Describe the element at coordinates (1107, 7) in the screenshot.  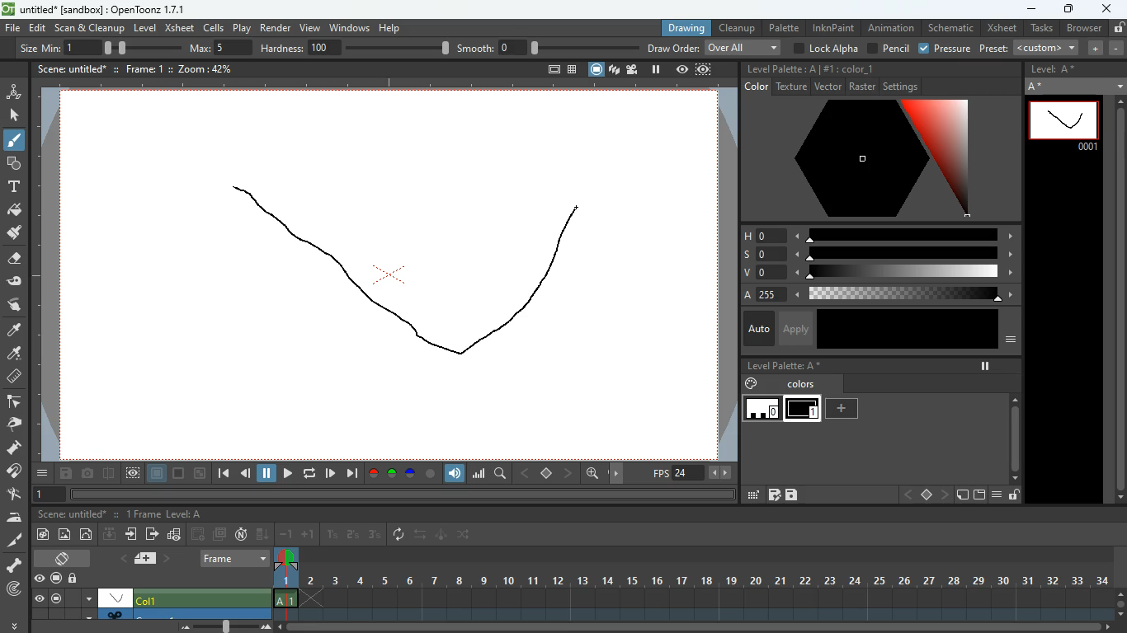
I see `close` at that location.